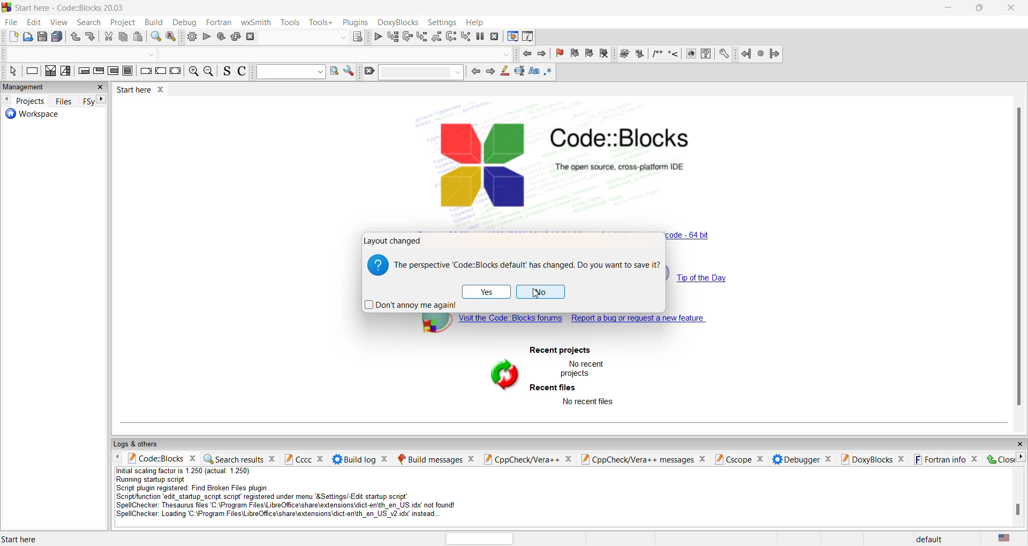 Image resolution: width=1028 pixels, height=546 pixels. Describe the element at coordinates (465, 36) in the screenshot. I see `step into instruction` at that location.